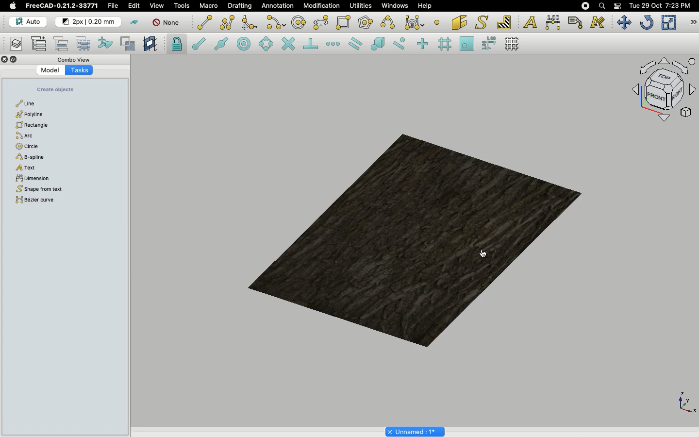 The width and height of the screenshot is (699, 437). What do you see at coordinates (662, 91) in the screenshot?
I see `Navigation styles` at bounding box center [662, 91].